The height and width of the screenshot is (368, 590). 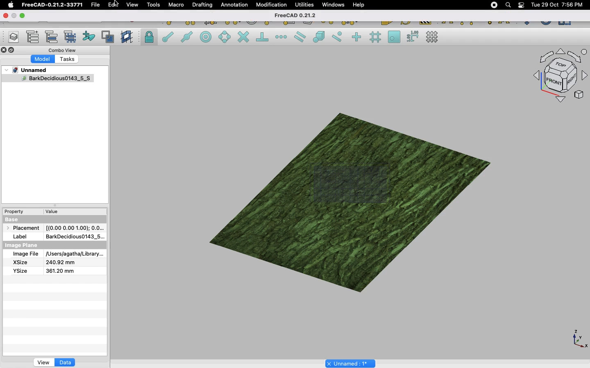 What do you see at coordinates (557, 4) in the screenshot?
I see `Date/time` at bounding box center [557, 4].